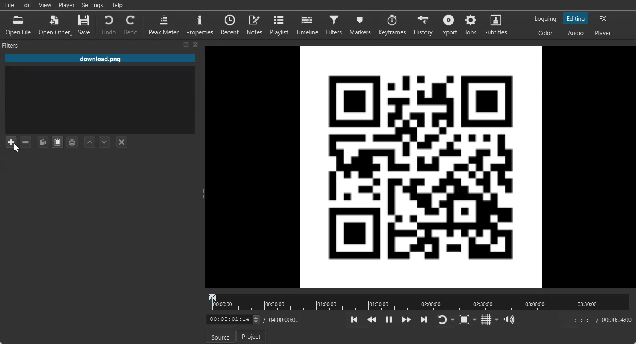  What do you see at coordinates (476, 319) in the screenshot?
I see `Drop down box` at bounding box center [476, 319].